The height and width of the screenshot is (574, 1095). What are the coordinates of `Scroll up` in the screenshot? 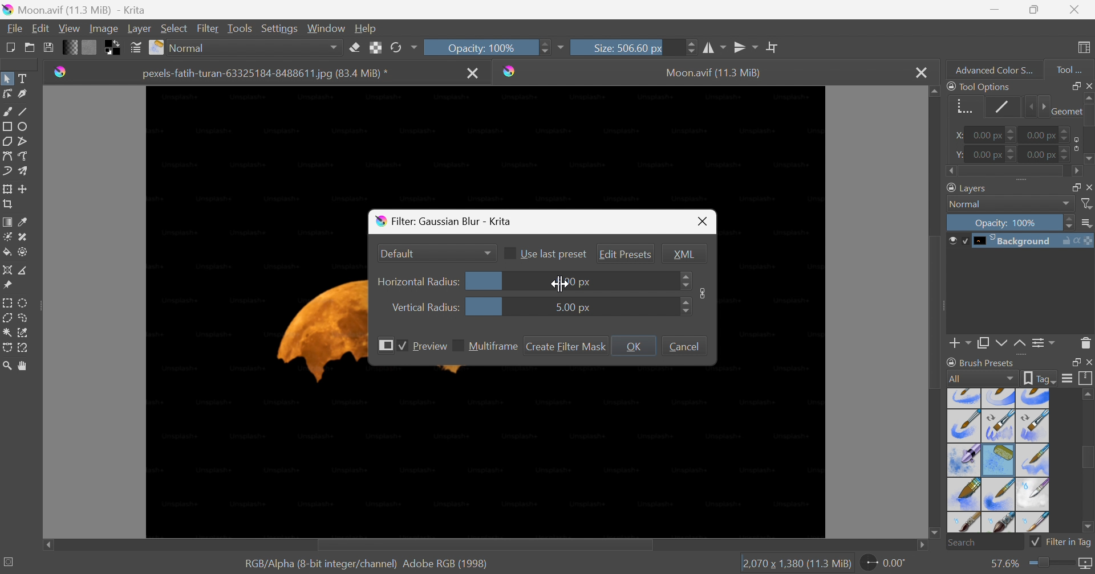 It's located at (1088, 97).